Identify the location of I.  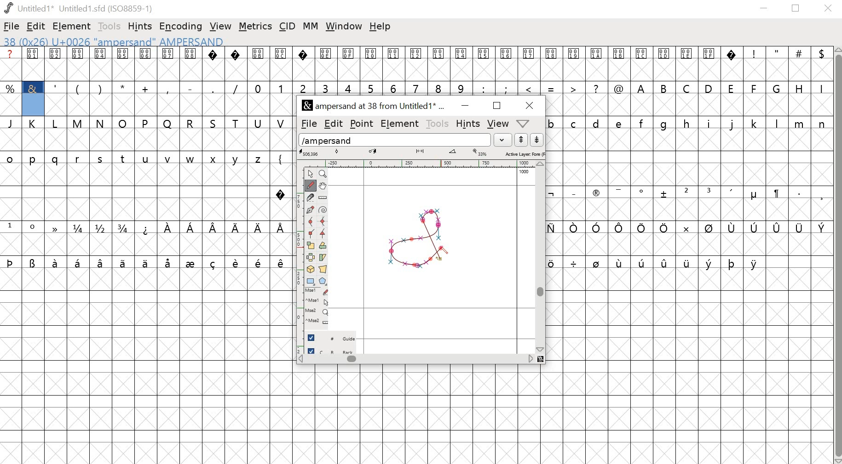
(820, 88).